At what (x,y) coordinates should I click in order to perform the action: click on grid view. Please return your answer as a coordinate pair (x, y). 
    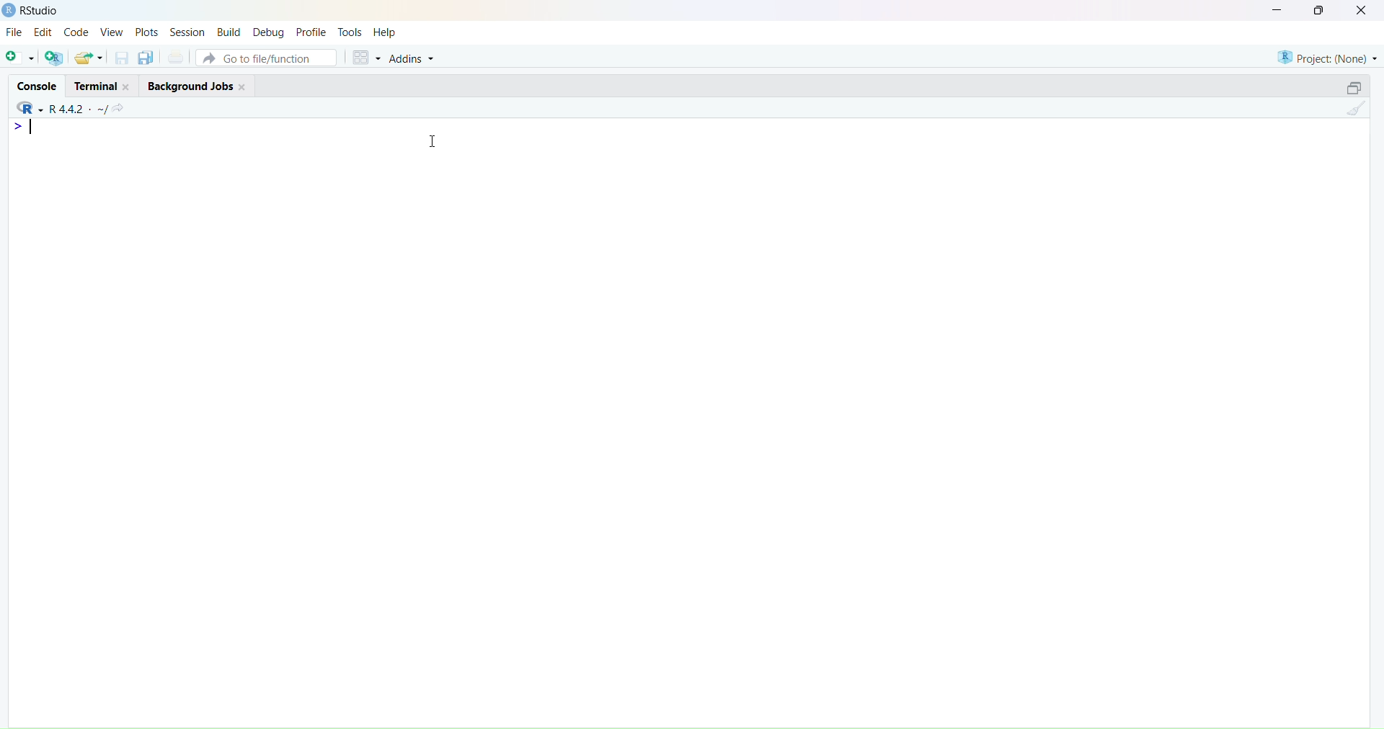
    Looking at the image, I should click on (367, 58).